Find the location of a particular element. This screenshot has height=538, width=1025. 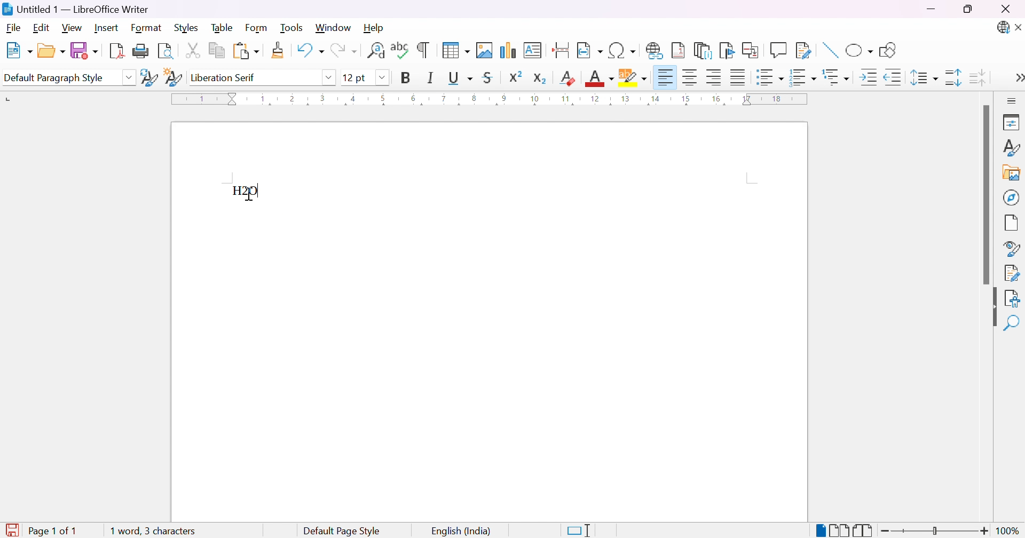

Edit is located at coordinates (43, 28).